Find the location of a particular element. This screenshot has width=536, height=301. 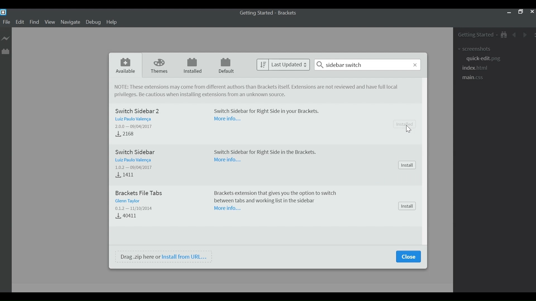

Edit is located at coordinates (20, 23).